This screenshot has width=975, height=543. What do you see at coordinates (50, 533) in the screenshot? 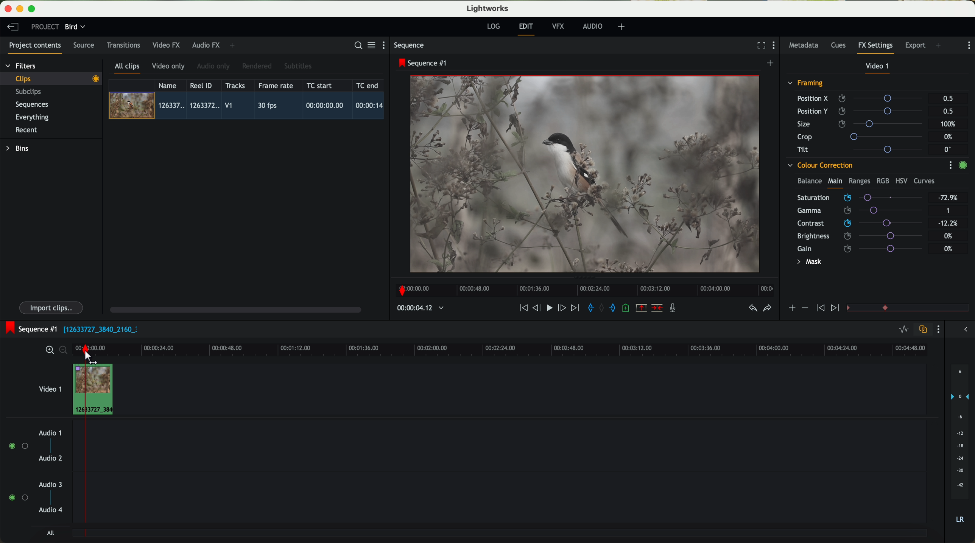
I see `all` at bounding box center [50, 533].